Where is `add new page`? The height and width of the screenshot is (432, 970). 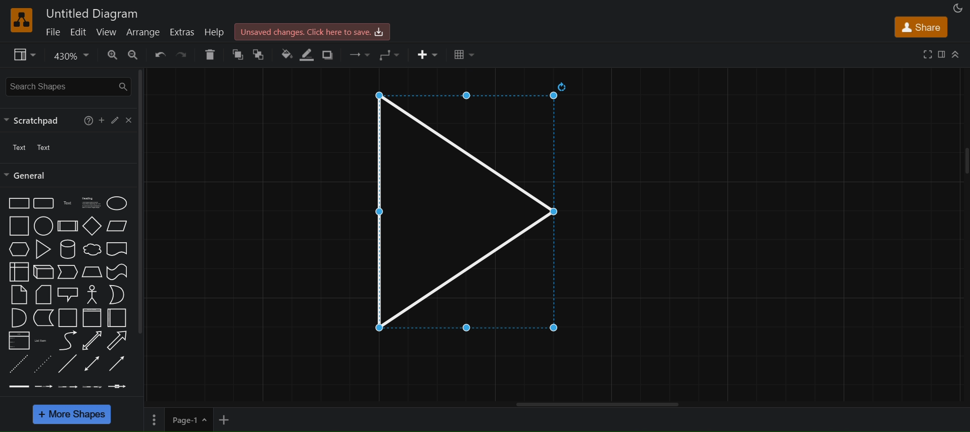
add new page is located at coordinates (232, 419).